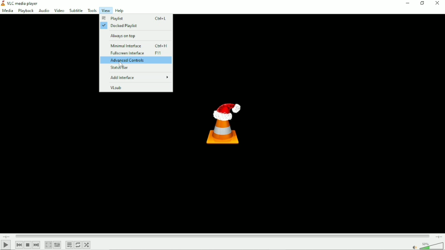 The image size is (445, 250). I want to click on Total duration, so click(438, 236).